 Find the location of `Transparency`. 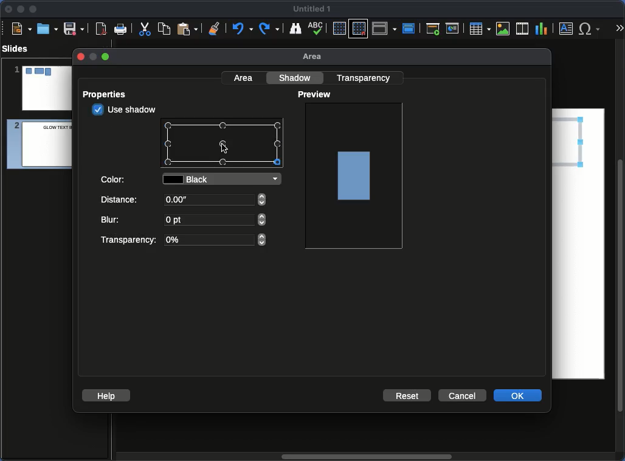

Transparency is located at coordinates (182, 240).